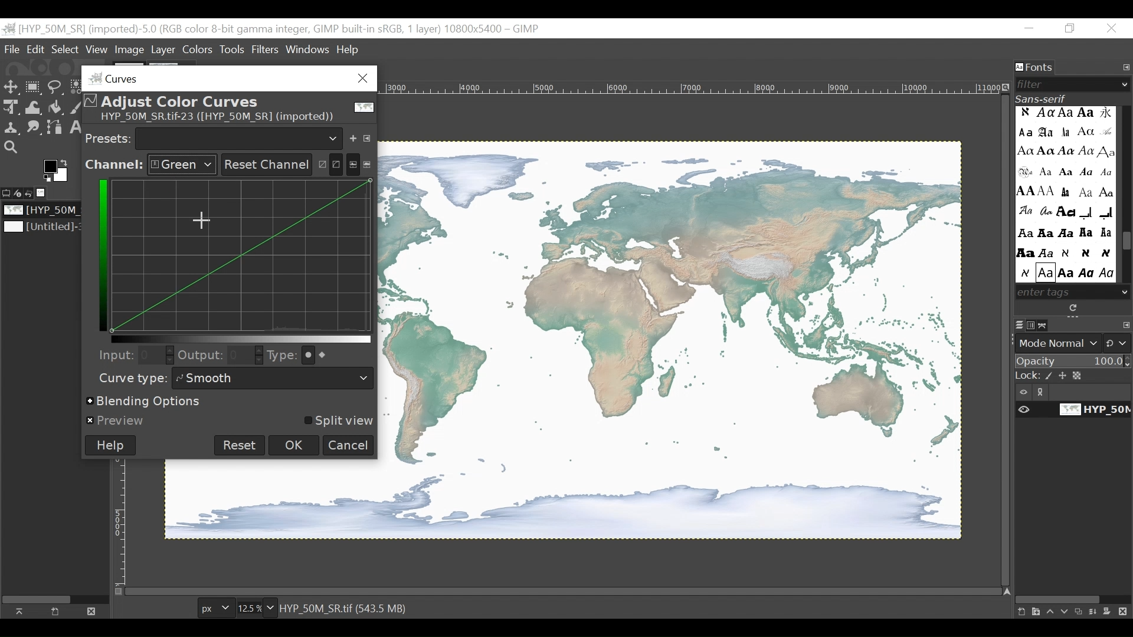 Image resolution: width=1133 pixels, height=637 pixels. I want to click on Field, so click(155, 354).